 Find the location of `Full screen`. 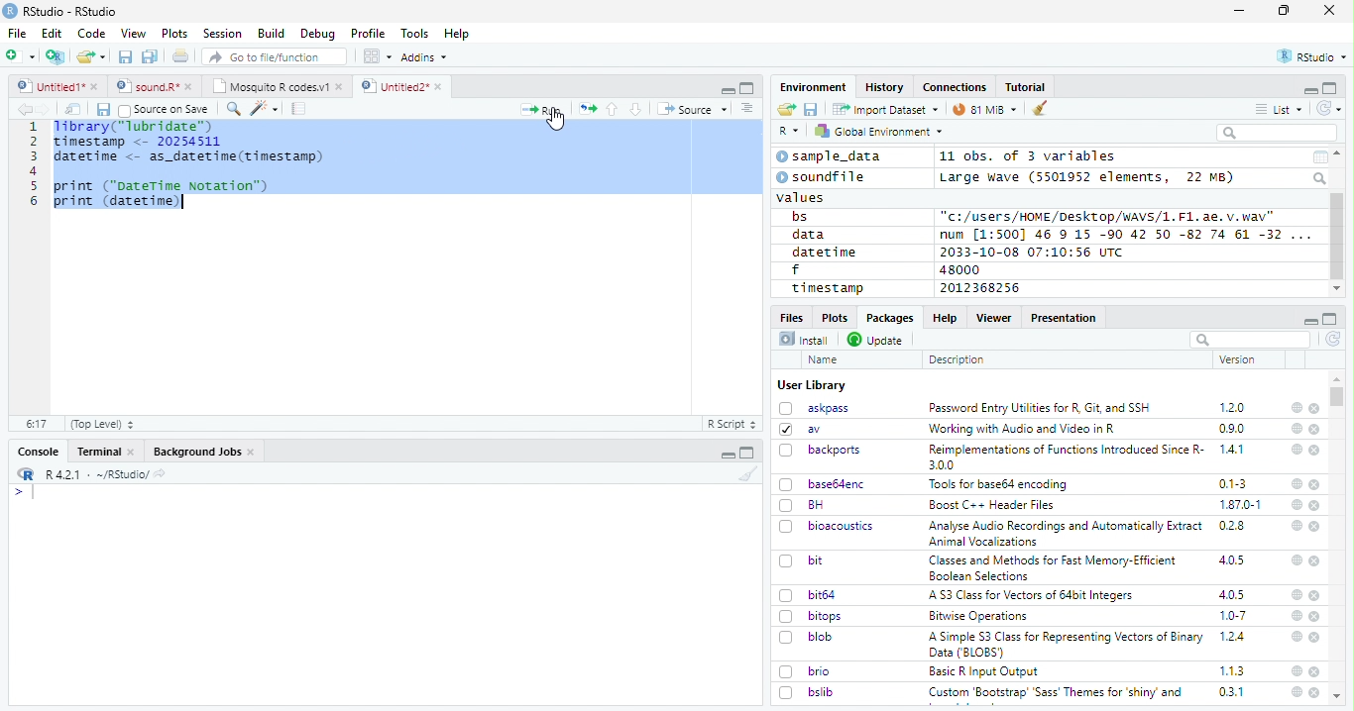

Full screen is located at coordinates (747, 87).